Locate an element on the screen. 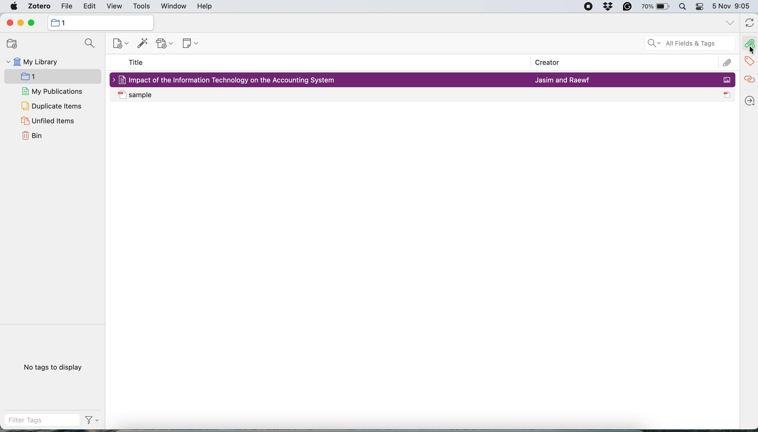 Image resolution: width=758 pixels, height=432 pixels. new collection is located at coordinates (100, 22).